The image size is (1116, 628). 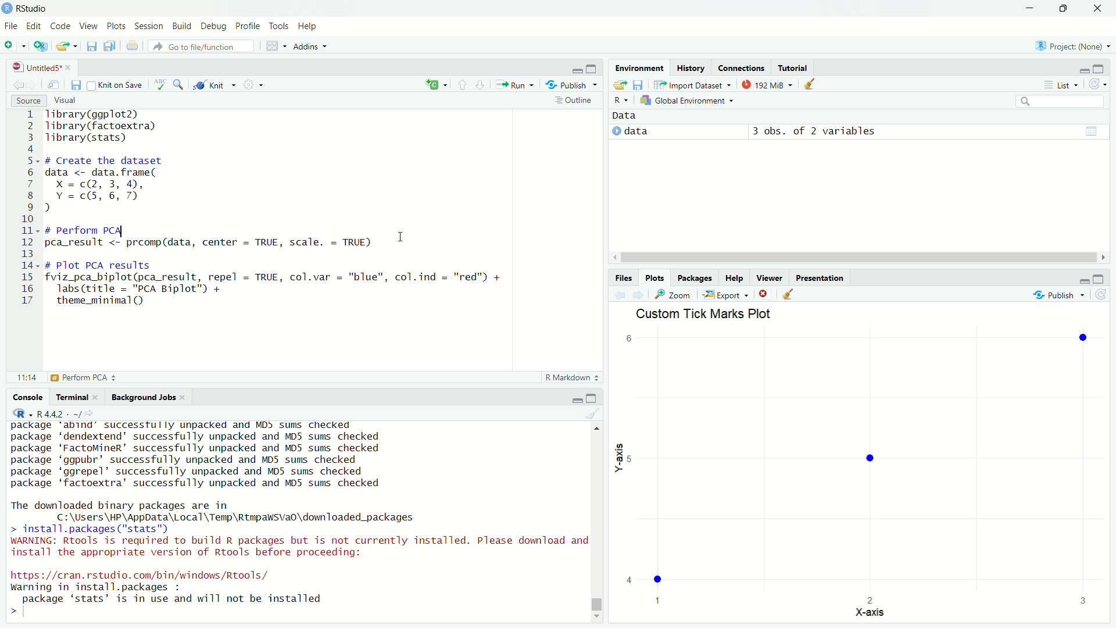 I want to click on maximize, so click(x=1100, y=68).